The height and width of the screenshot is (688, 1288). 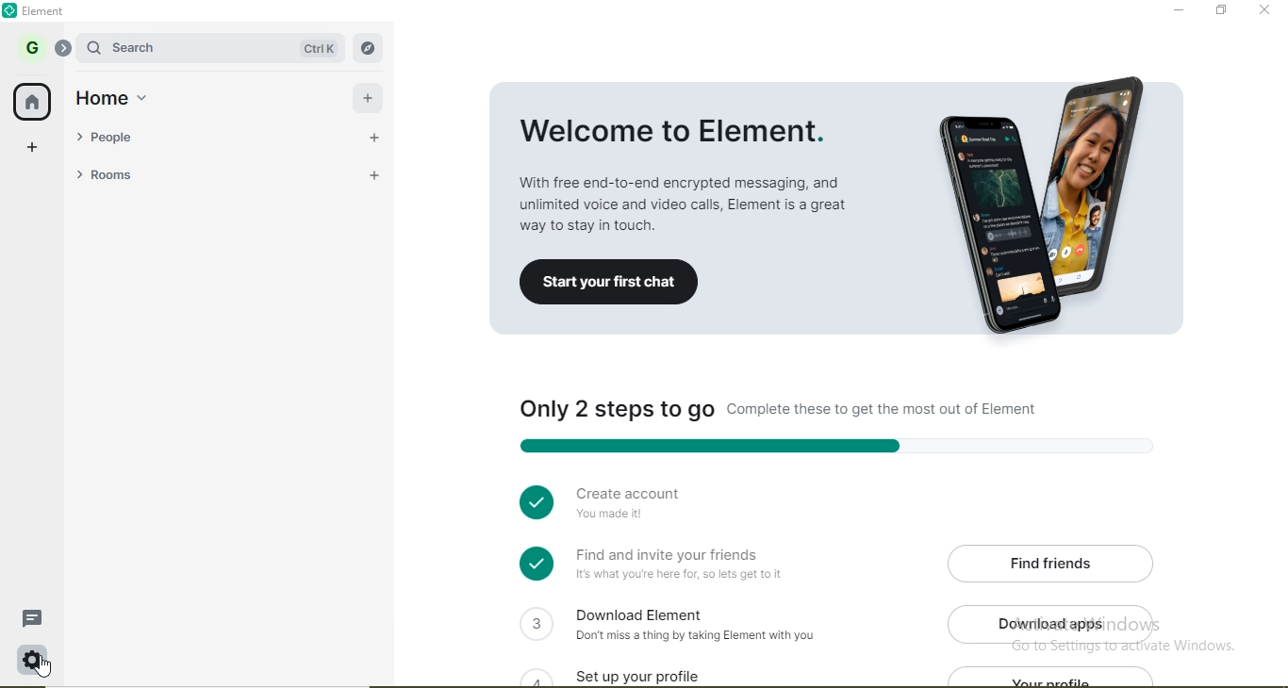 I want to click on cursor, so click(x=45, y=667).